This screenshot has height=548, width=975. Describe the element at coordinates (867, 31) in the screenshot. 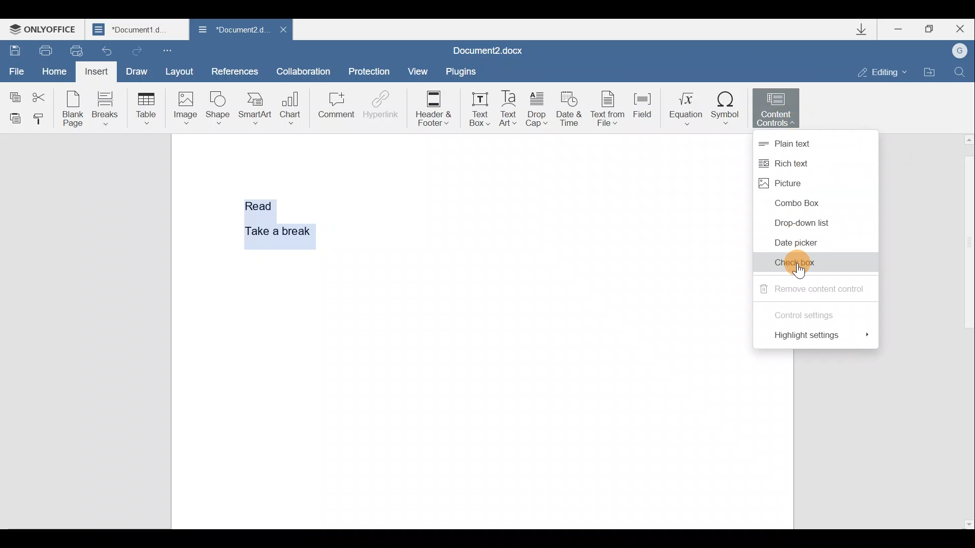

I see `Downloads` at that location.